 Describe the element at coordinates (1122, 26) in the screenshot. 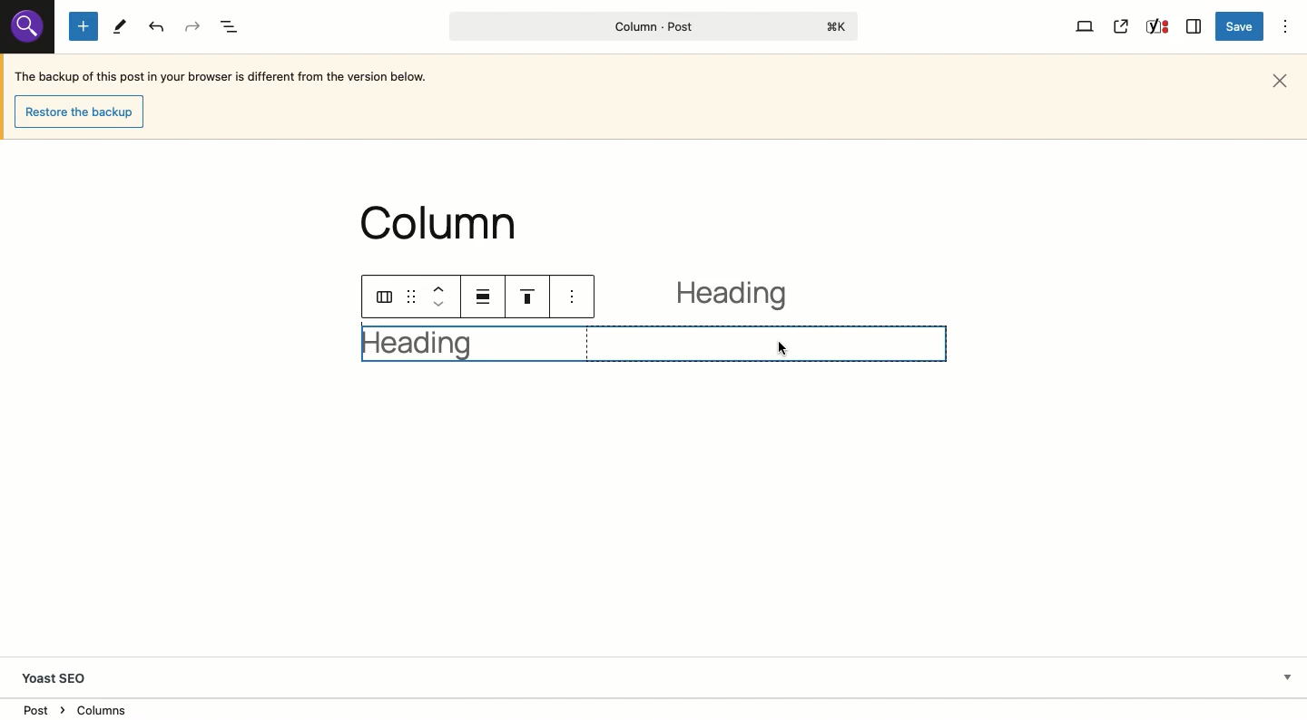

I see `View post` at that location.